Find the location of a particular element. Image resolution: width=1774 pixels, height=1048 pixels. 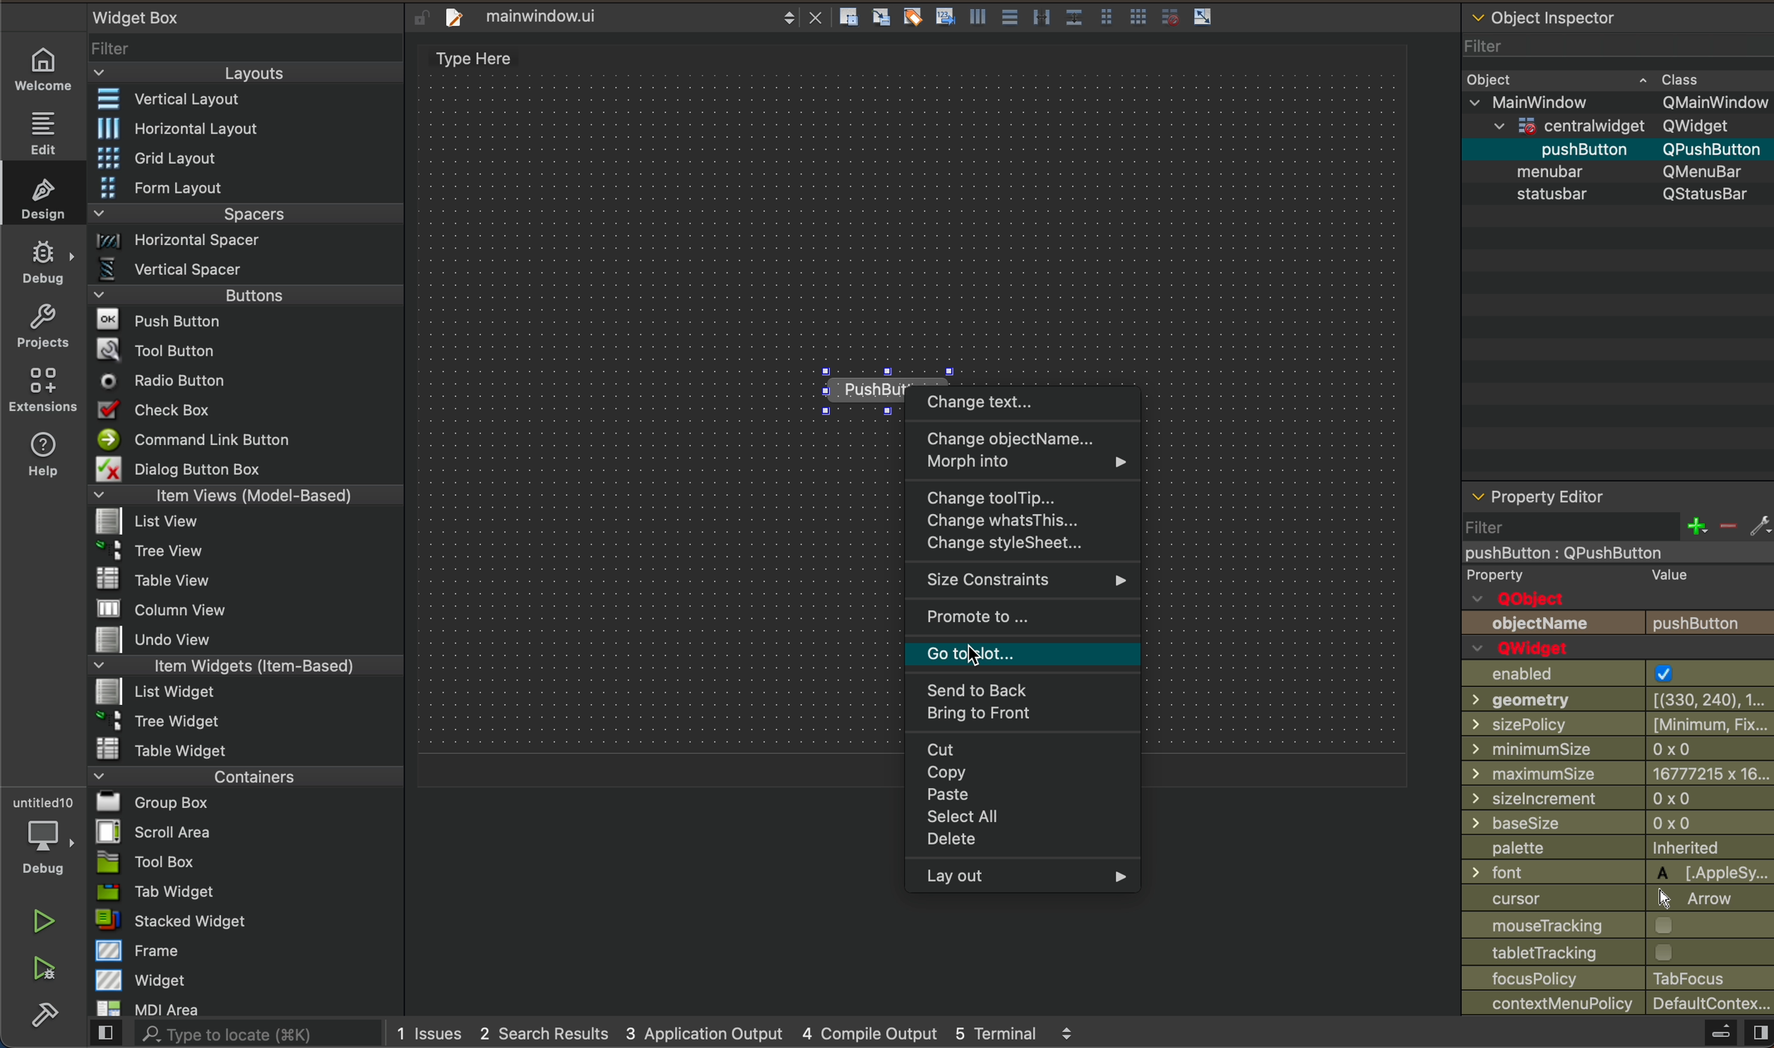

spacers is located at coordinates (242, 212).